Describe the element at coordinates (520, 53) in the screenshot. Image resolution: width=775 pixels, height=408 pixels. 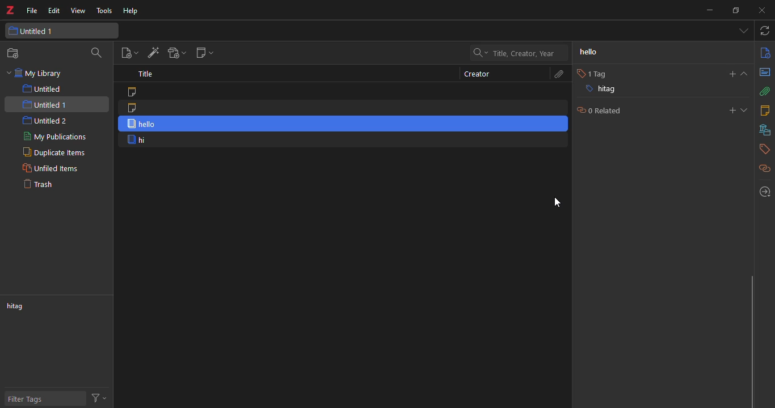
I see `search` at that location.